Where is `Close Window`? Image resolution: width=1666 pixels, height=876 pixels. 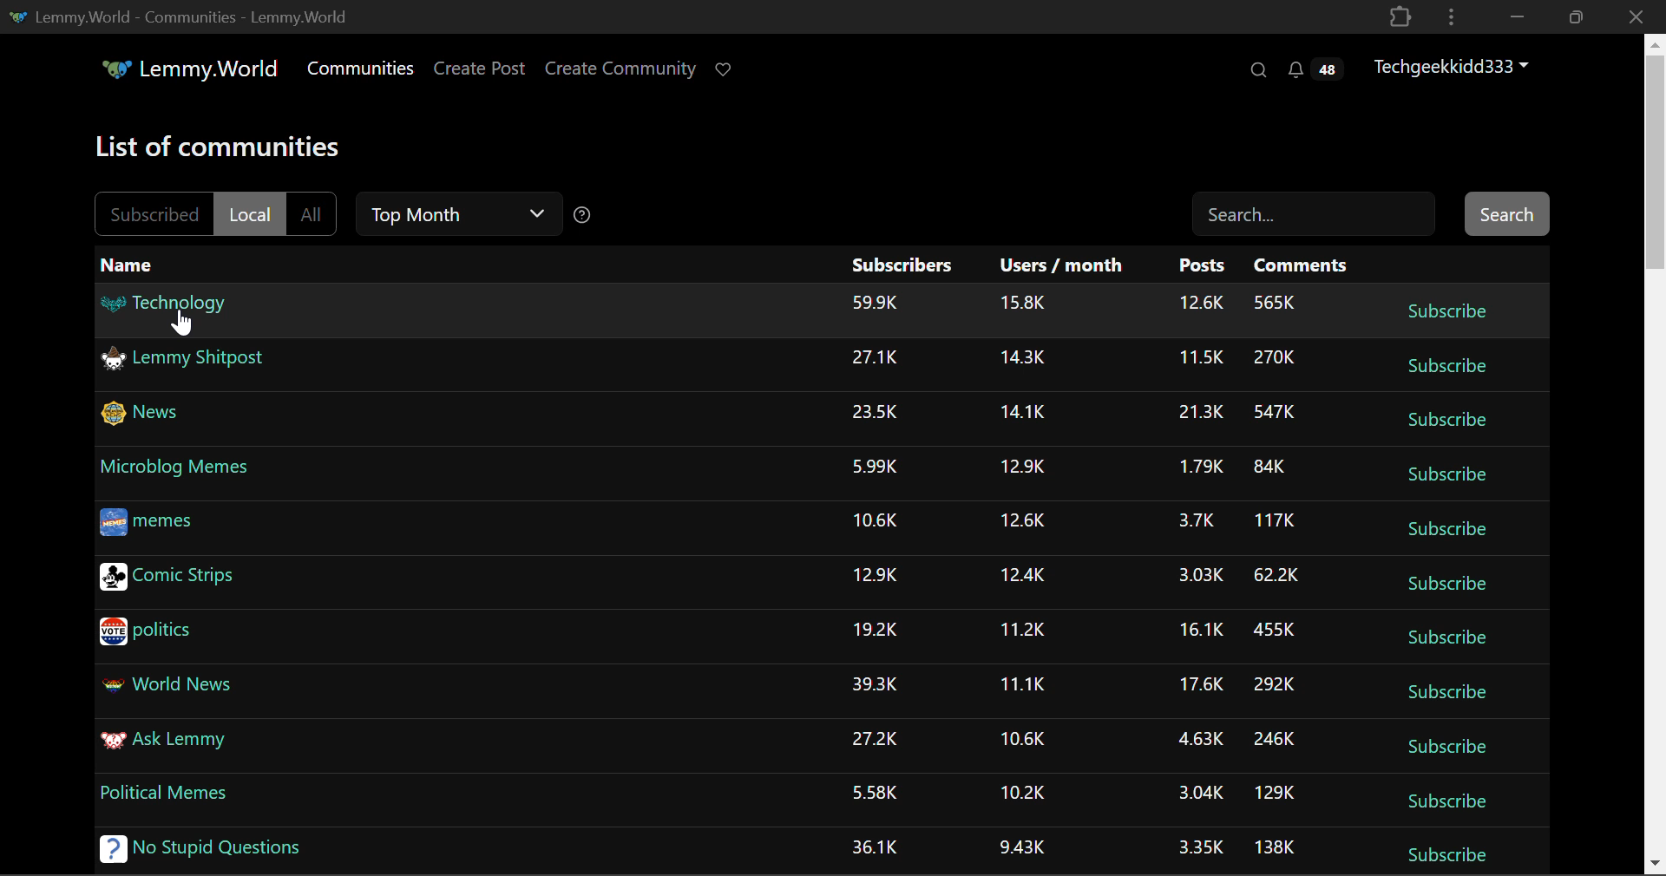 Close Window is located at coordinates (1636, 16).